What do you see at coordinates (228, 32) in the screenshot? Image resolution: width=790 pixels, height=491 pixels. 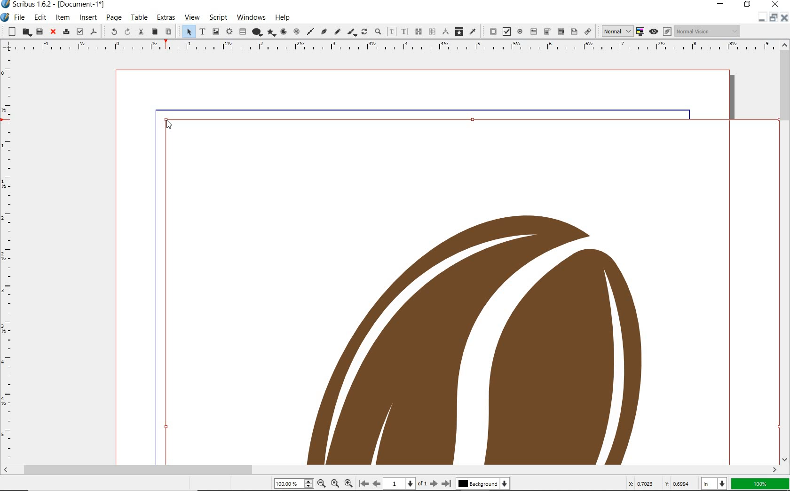 I see `render frame` at bounding box center [228, 32].